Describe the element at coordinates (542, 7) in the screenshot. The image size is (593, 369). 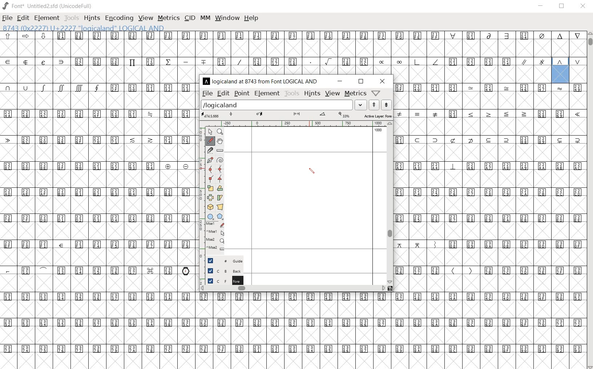
I see `minimize` at that location.